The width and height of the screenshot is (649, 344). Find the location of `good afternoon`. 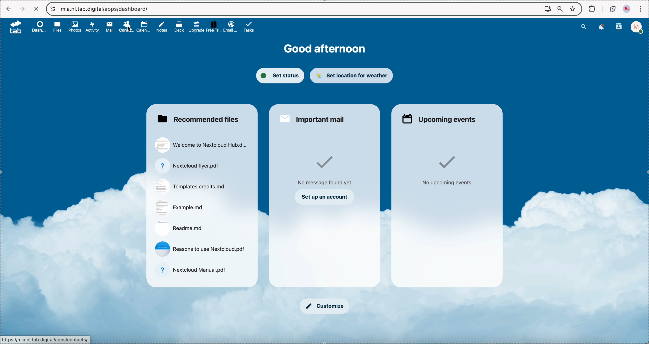

good afternoon is located at coordinates (325, 48).